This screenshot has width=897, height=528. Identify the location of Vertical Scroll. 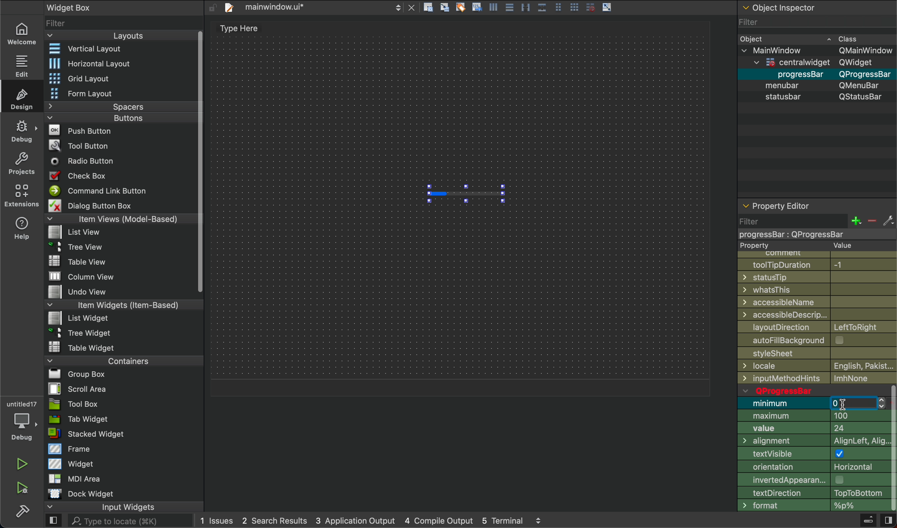
(198, 162).